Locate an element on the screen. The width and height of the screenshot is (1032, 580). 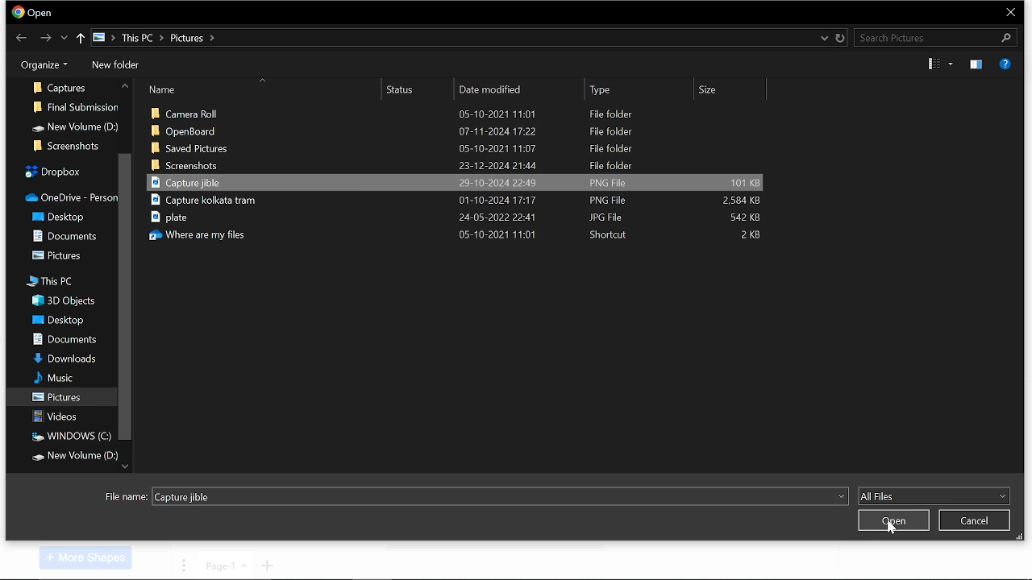
files is located at coordinates (458, 217).